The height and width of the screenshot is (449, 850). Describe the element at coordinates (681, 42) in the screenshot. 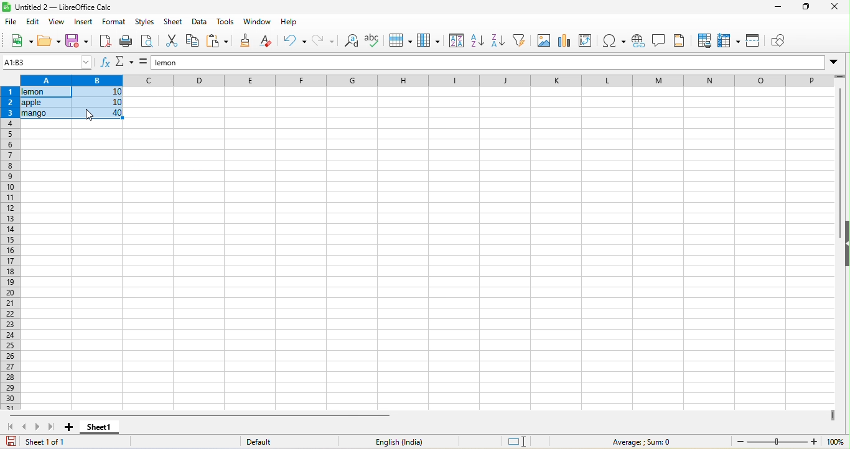

I see `header and footers` at that location.